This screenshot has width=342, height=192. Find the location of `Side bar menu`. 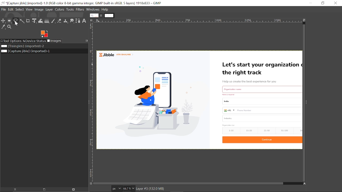

Side bar menu is located at coordinates (306, 104).